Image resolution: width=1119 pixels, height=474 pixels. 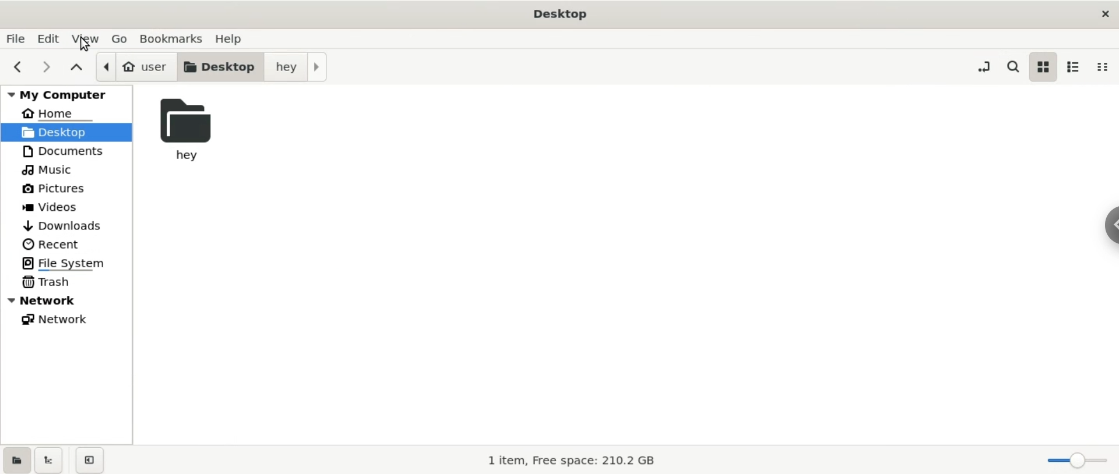 I want to click on hey, so click(x=187, y=132).